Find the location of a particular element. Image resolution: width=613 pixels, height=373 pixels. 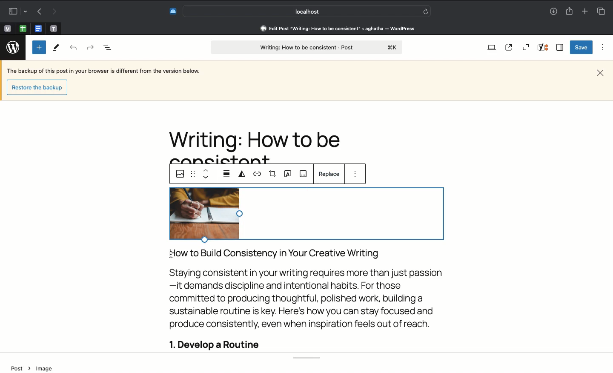

restore the backup is located at coordinates (37, 87).